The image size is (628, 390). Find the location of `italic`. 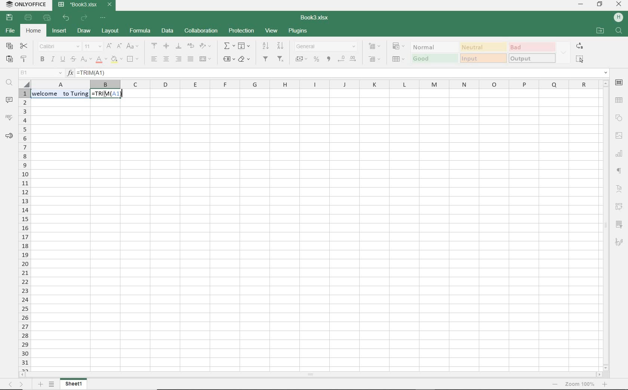

italic is located at coordinates (53, 59).